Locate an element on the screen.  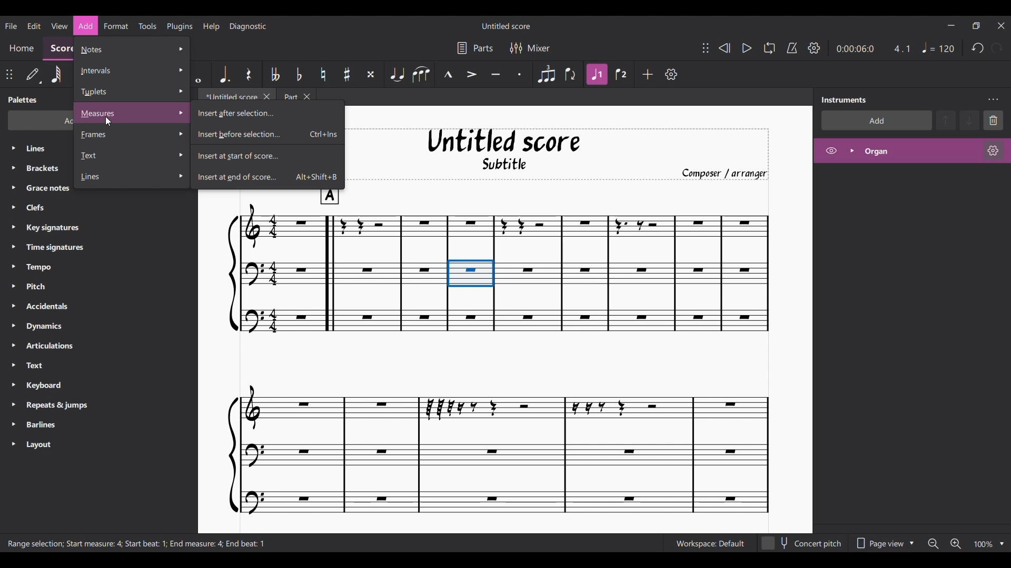
Page view options is located at coordinates (883, 543).